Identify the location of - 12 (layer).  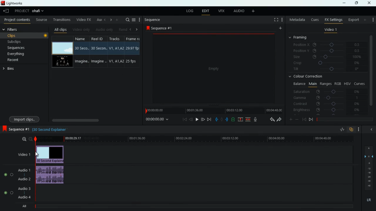
(370, 168).